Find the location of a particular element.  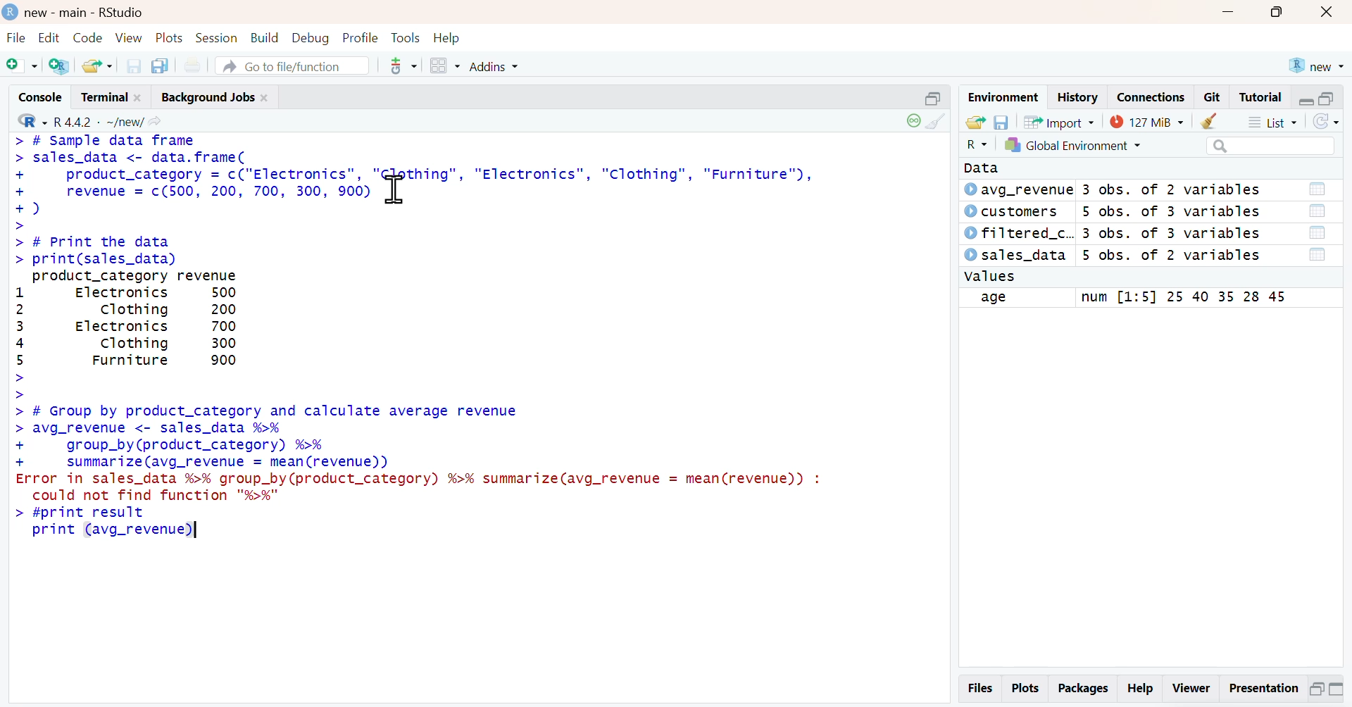

search is located at coordinates (1271, 146).